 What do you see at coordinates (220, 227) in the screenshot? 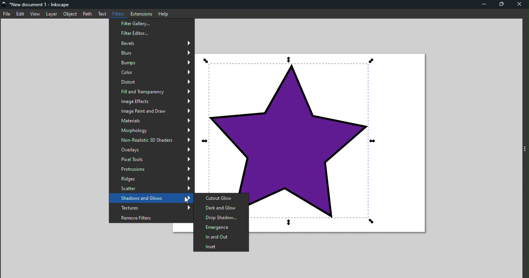
I see `Emergence` at bounding box center [220, 227].